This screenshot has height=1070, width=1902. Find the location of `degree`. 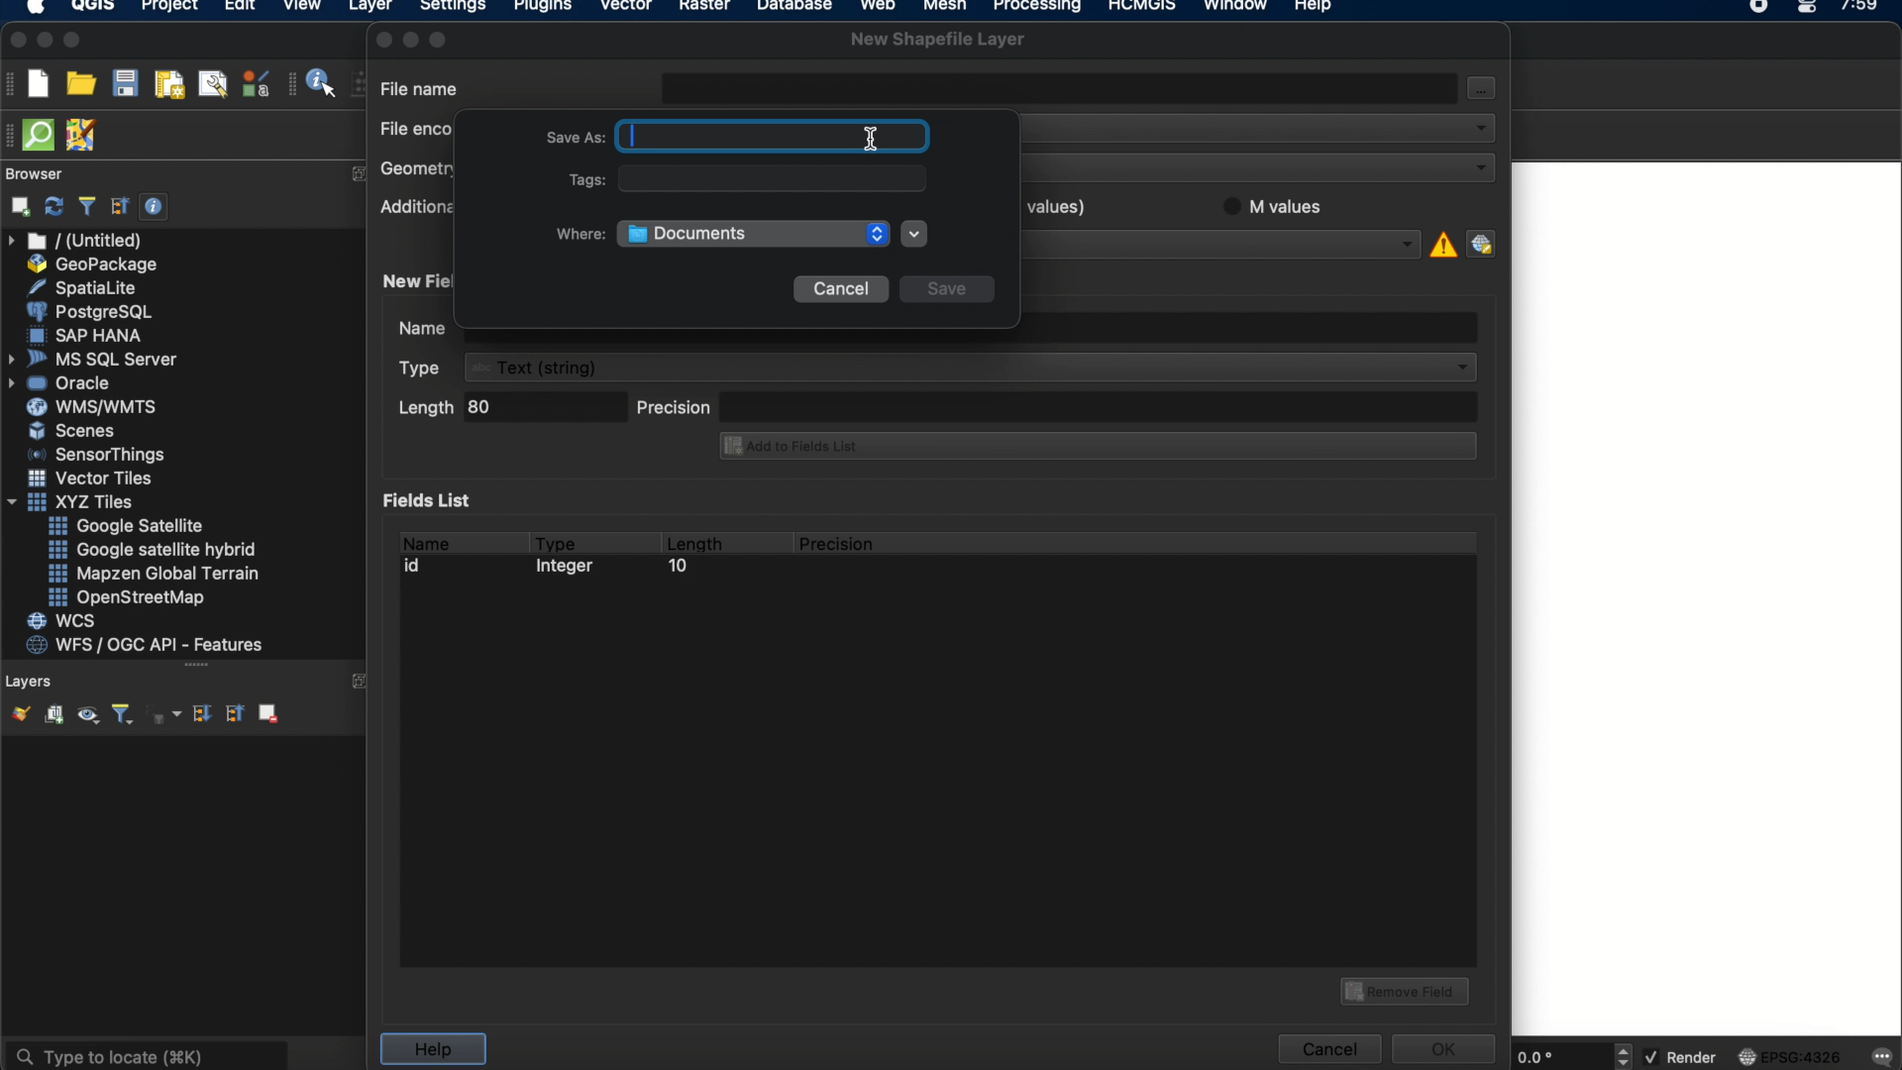

degree is located at coordinates (1557, 1056).